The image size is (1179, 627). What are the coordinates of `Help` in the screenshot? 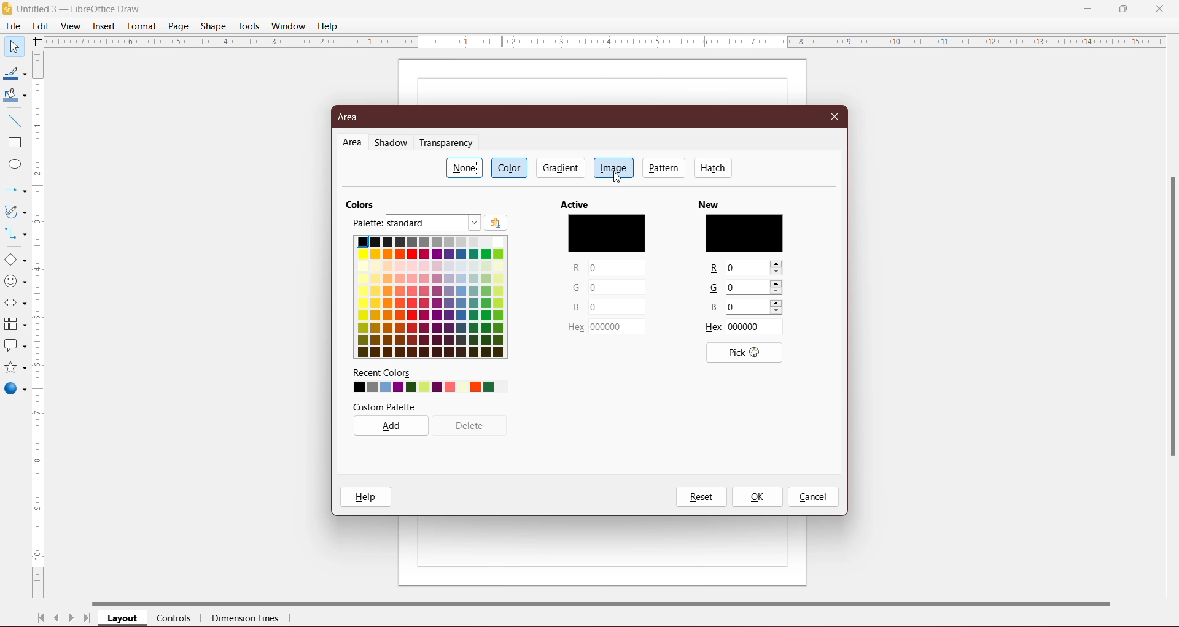 It's located at (329, 26).